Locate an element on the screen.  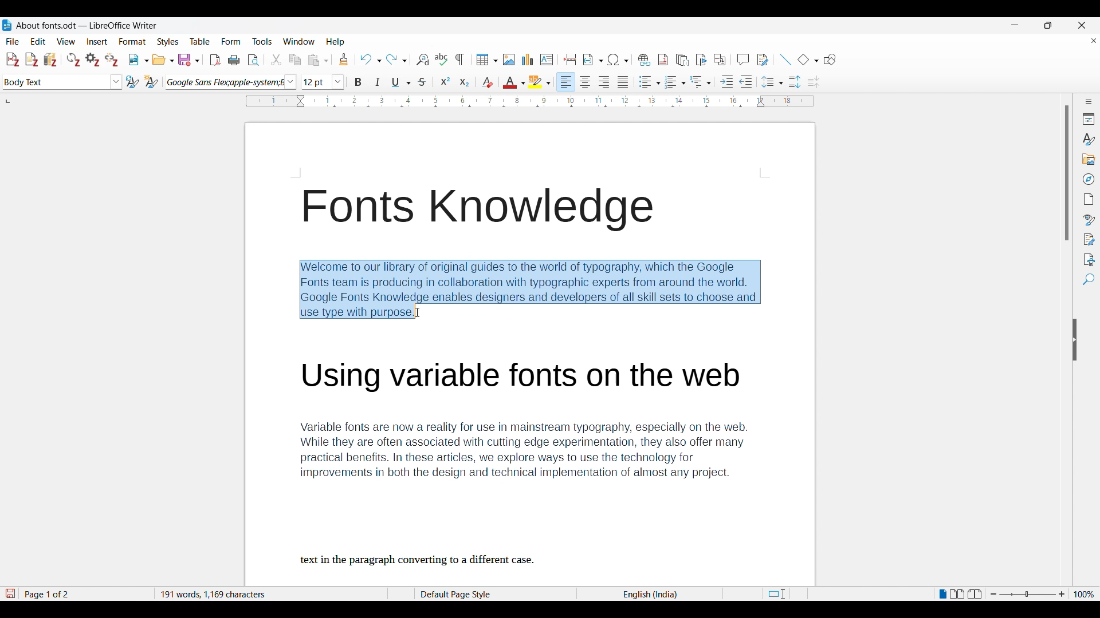
Font knowledge is located at coordinates (483, 211).